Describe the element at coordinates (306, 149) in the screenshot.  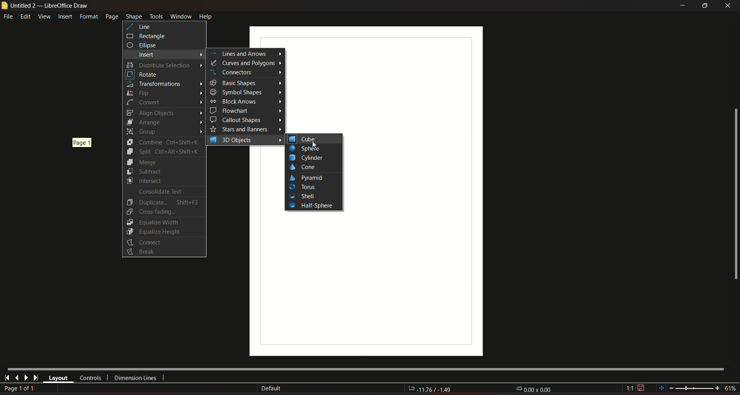
I see `` at that location.